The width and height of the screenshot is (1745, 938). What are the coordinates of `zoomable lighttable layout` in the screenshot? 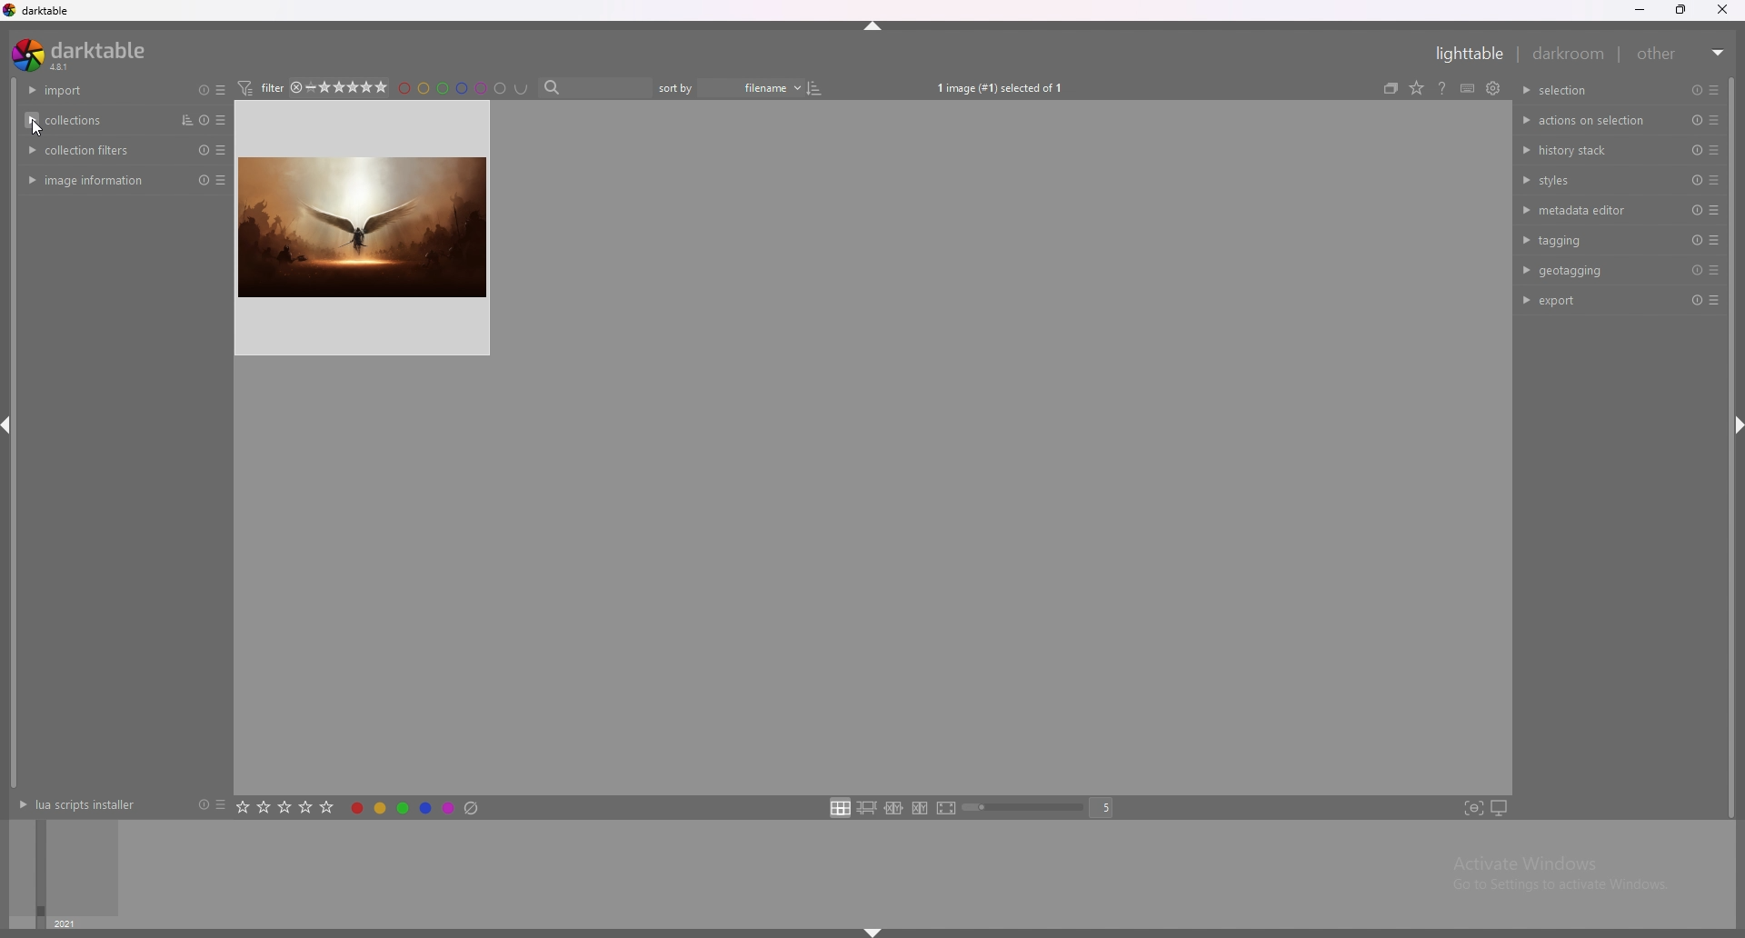 It's located at (866, 808).